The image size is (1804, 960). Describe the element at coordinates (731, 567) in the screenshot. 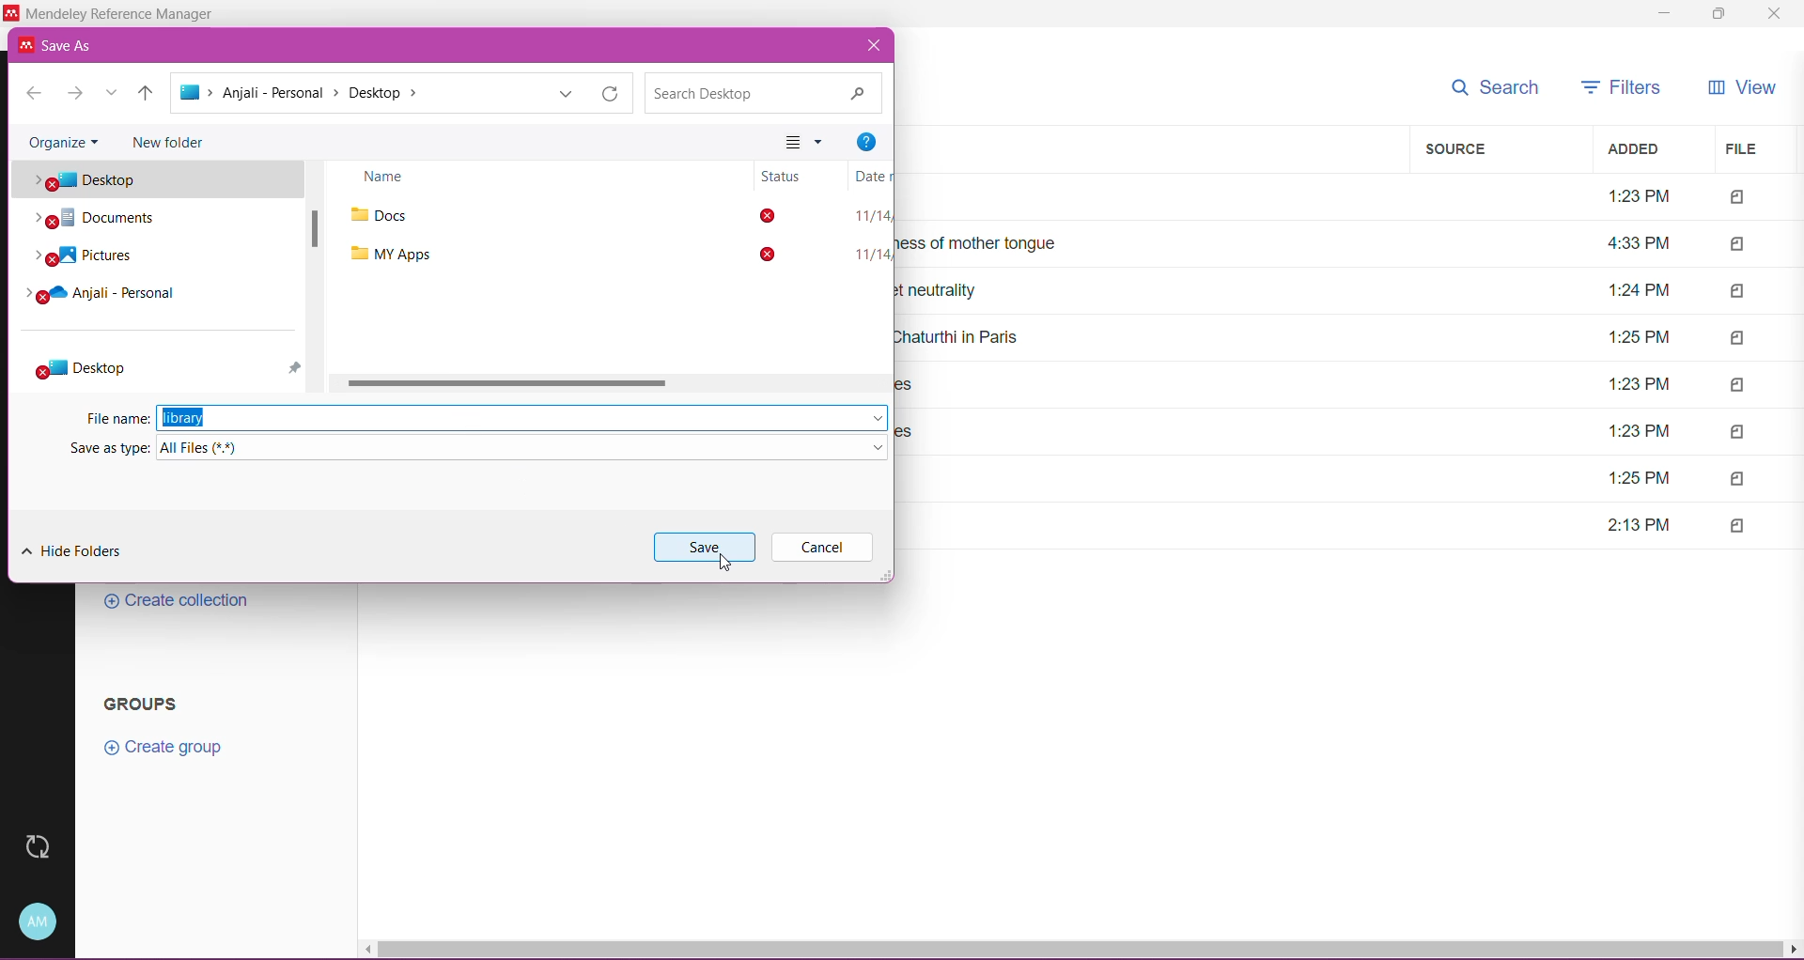

I see `cursor` at that location.